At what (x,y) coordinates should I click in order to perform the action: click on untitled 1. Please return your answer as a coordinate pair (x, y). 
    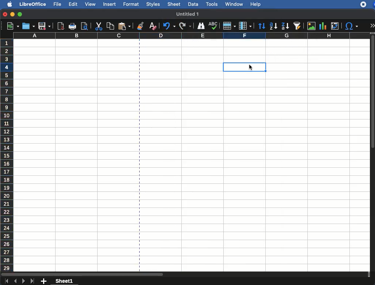
    Looking at the image, I should click on (187, 14).